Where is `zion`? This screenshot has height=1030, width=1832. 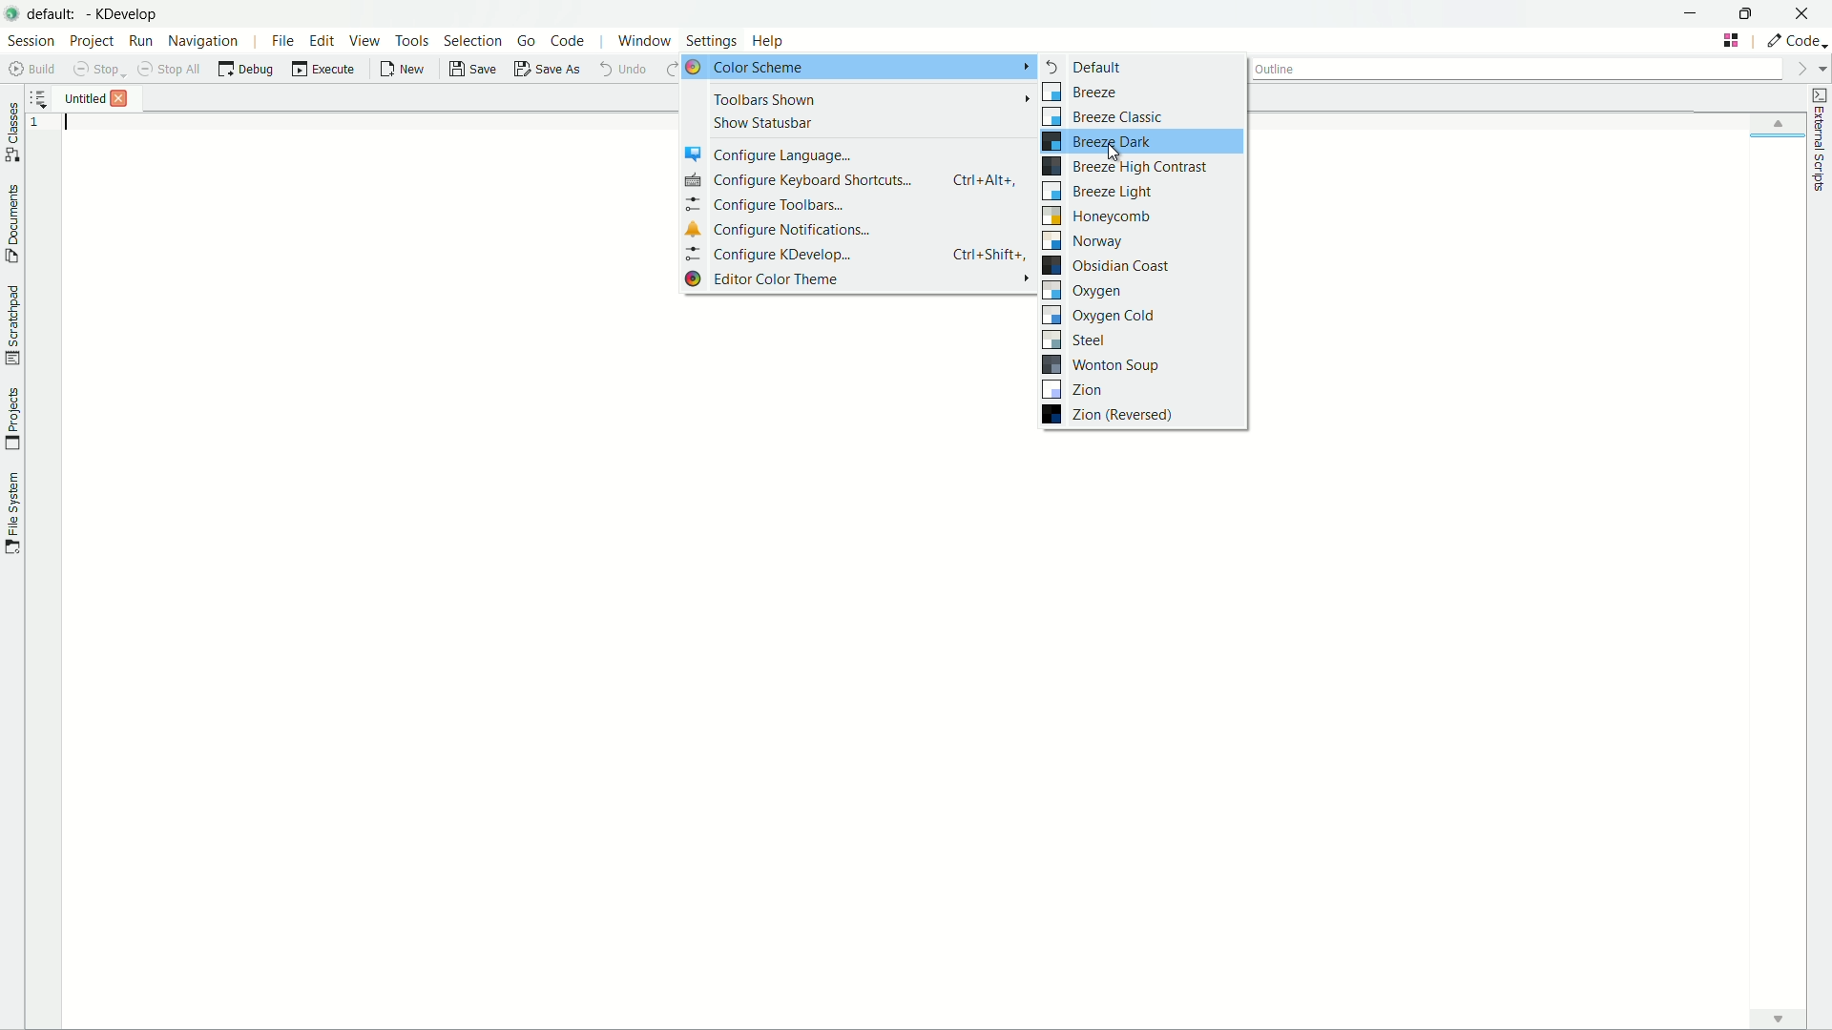
zion is located at coordinates (1073, 388).